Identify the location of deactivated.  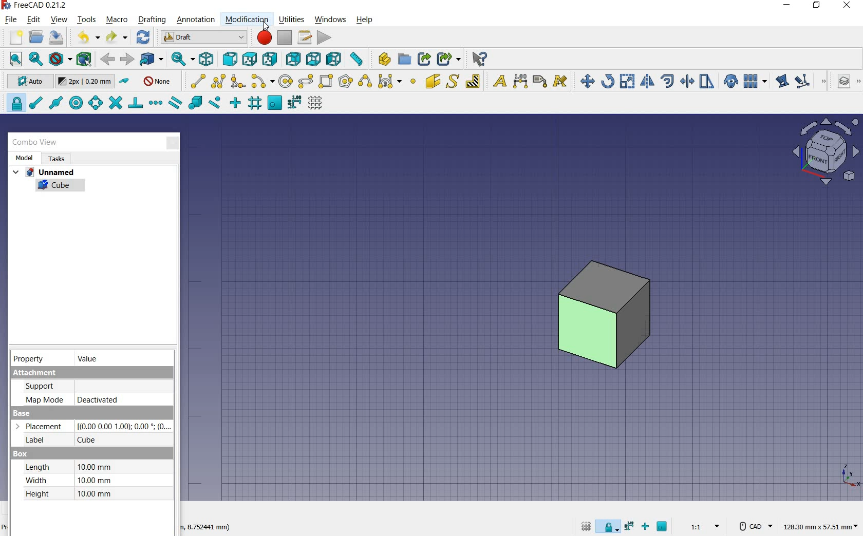
(98, 400).